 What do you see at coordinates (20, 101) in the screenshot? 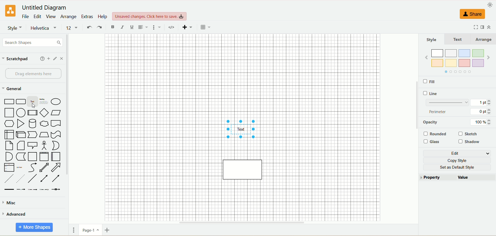
I see `rounded rectangle` at bounding box center [20, 101].